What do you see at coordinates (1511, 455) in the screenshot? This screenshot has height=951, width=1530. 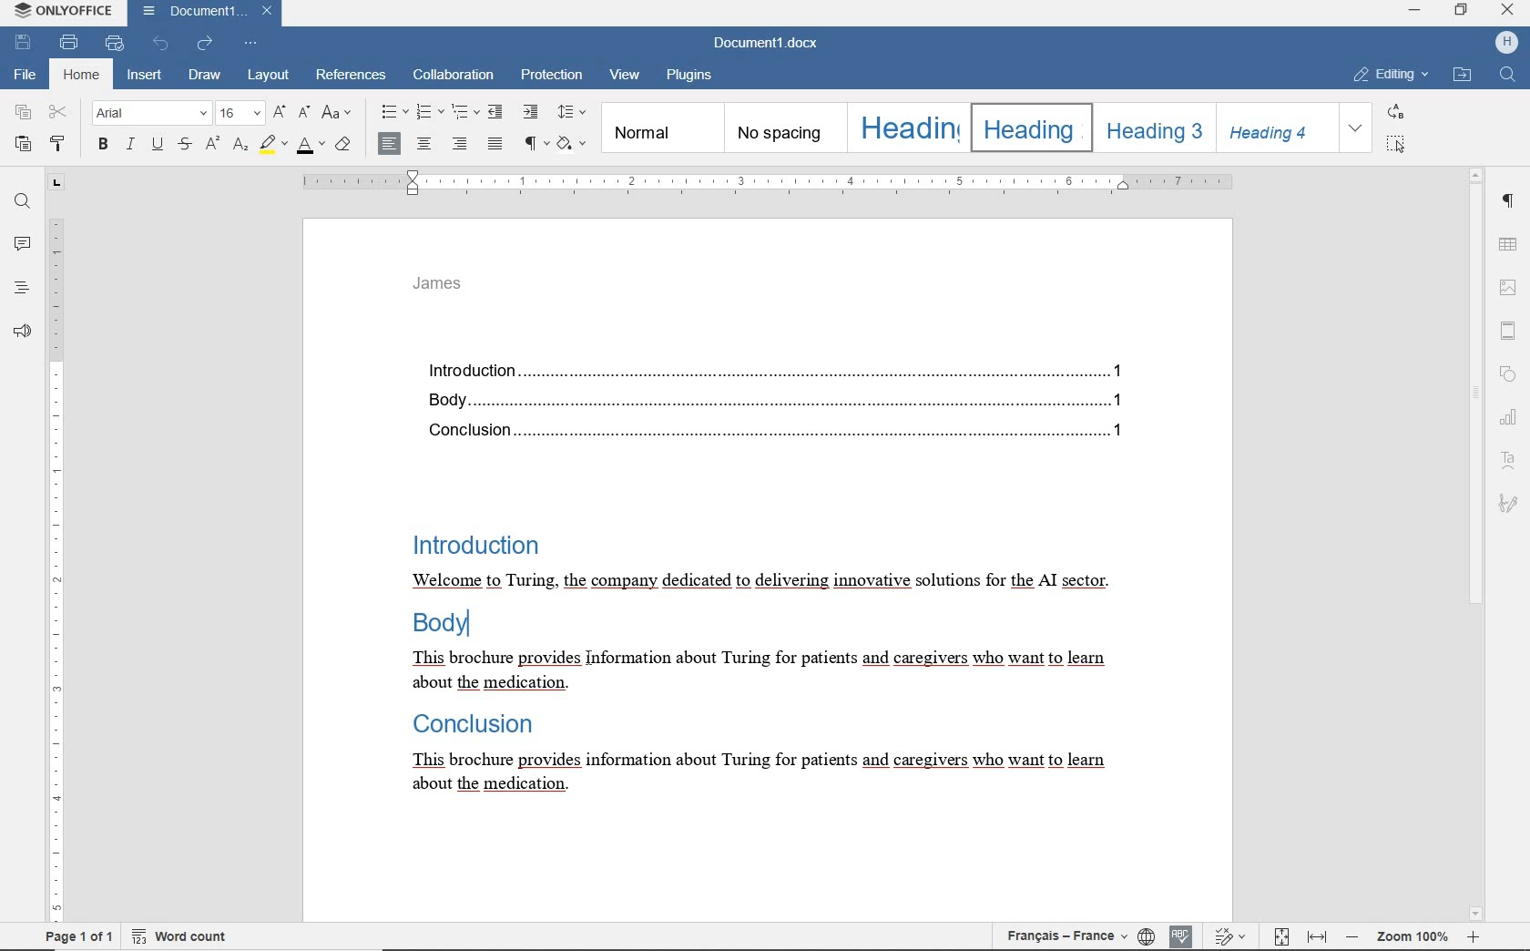 I see `TEXT ART` at bounding box center [1511, 455].